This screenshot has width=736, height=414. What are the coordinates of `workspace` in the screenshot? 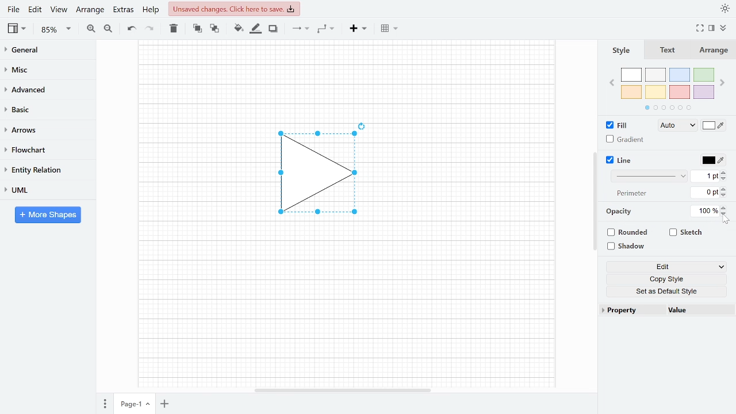 It's located at (471, 174).